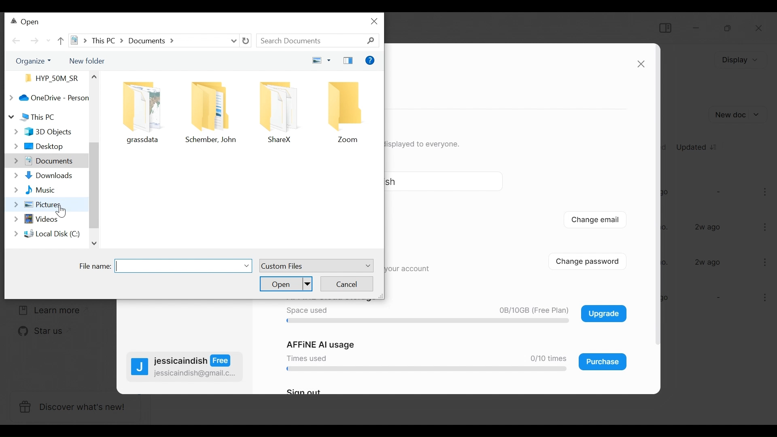 Image resolution: width=777 pixels, height=437 pixels. I want to click on Custom Files, so click(315, 266).